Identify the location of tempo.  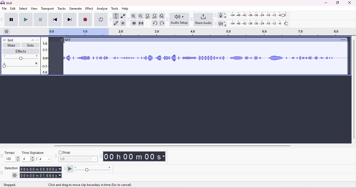
(10, 152).